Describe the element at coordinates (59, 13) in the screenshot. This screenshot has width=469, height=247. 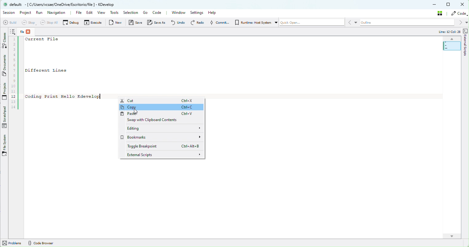
I see `Navigation` at that location.